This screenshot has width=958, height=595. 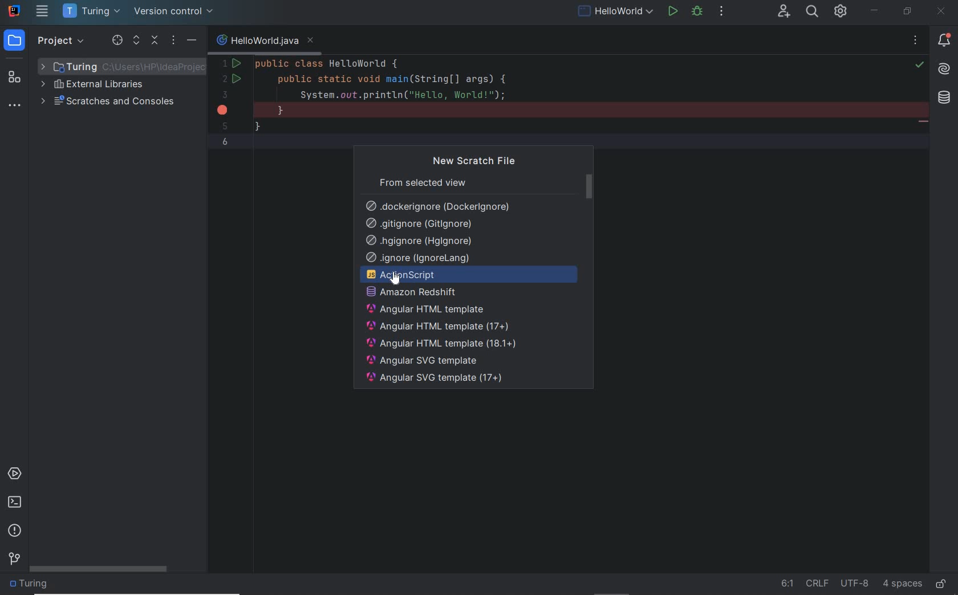 What do you see at coordinates (422, 182) in the screenshot?
I see `from selected view` at bounding box center [422, 182].